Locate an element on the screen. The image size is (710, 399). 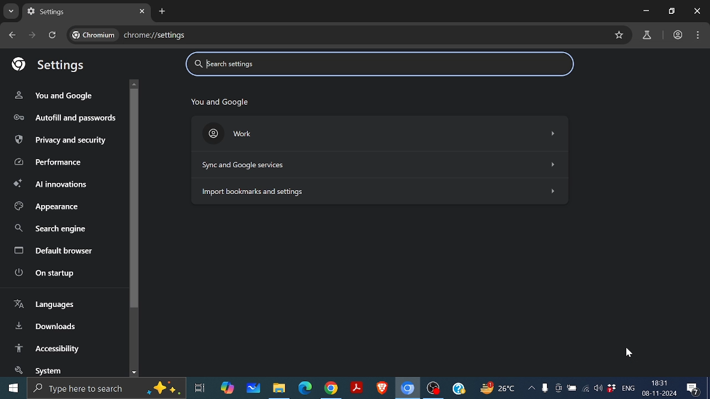
brave is located at coordinates (381, 388).